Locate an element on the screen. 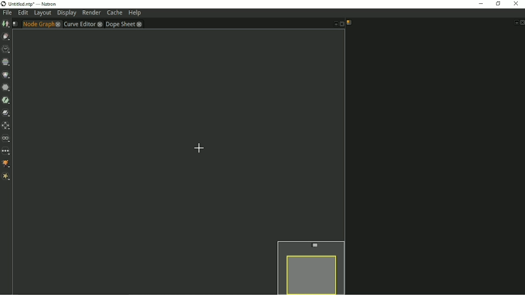  Script name is located at coordinates (15, 24).